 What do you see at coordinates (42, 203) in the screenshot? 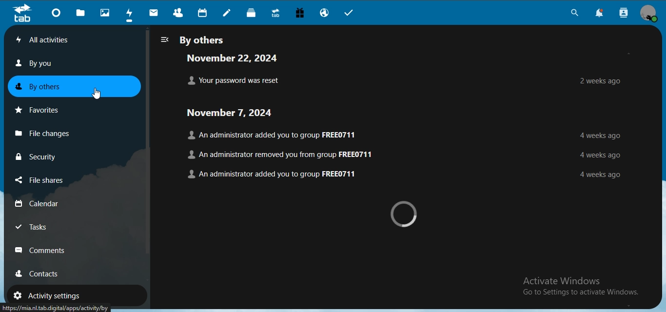
I see `calendar` at bounding box center [42, 203].